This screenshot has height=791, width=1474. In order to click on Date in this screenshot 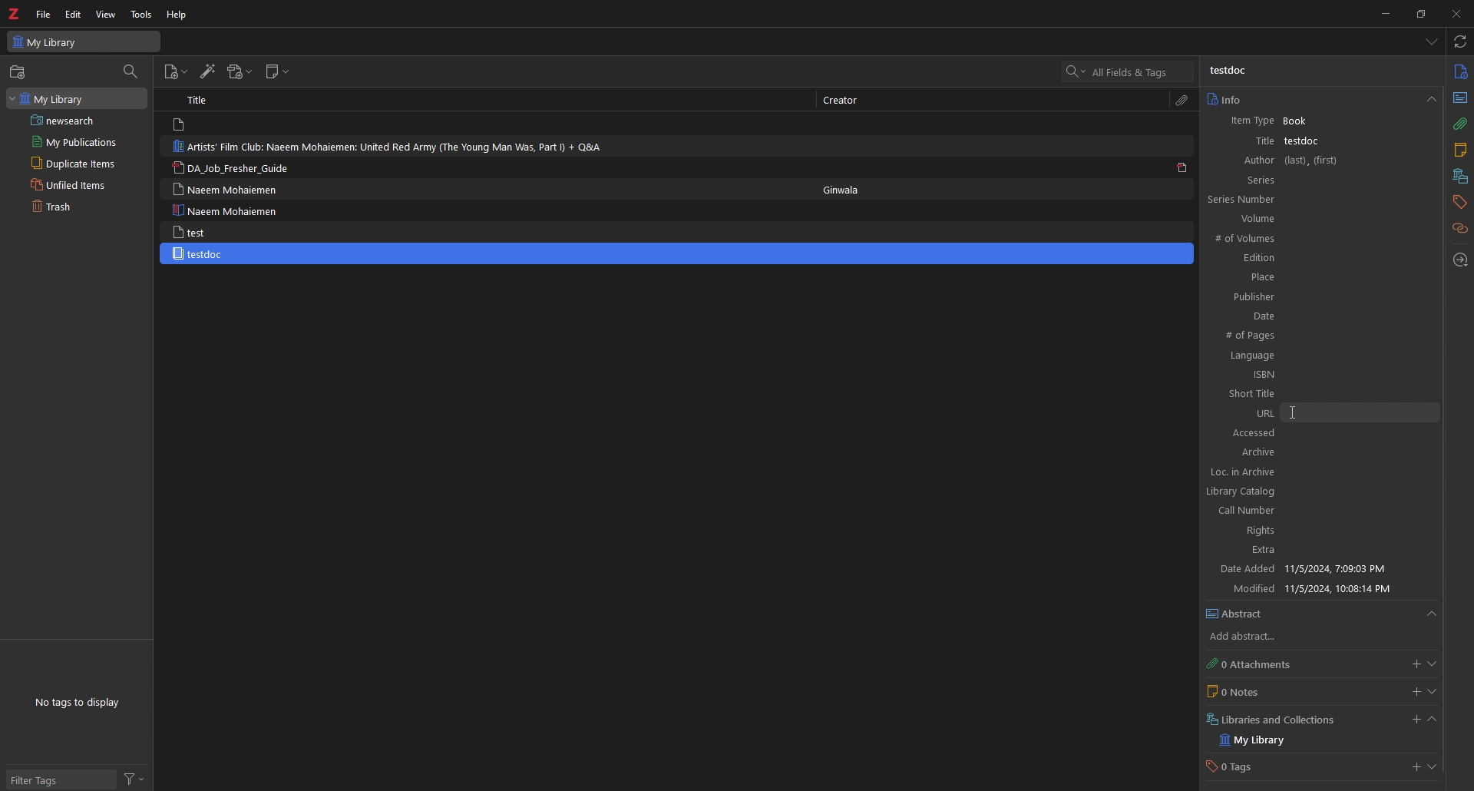, I will do `click(1300, 316)`.